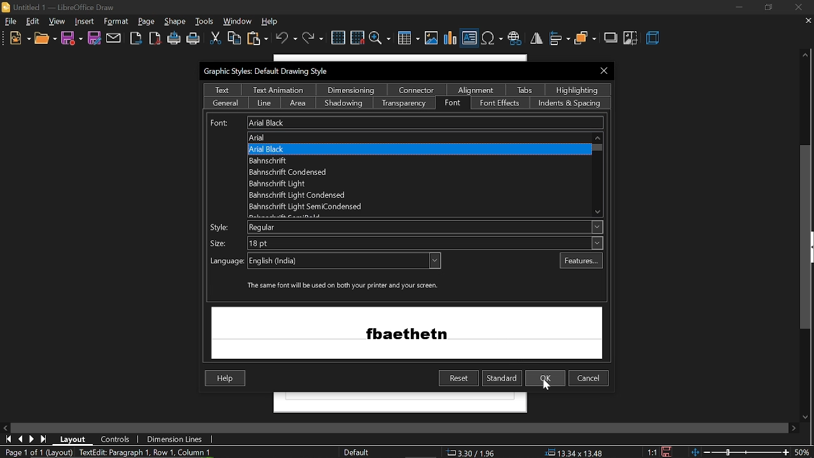  I want to click on ok, so click(546, 378).